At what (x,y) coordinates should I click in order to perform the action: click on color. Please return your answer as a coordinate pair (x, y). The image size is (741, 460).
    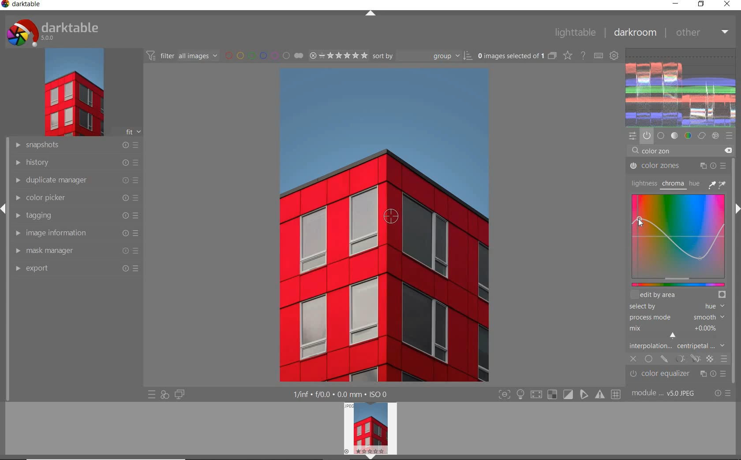
    Looking at the image, I should click on (688, 136).